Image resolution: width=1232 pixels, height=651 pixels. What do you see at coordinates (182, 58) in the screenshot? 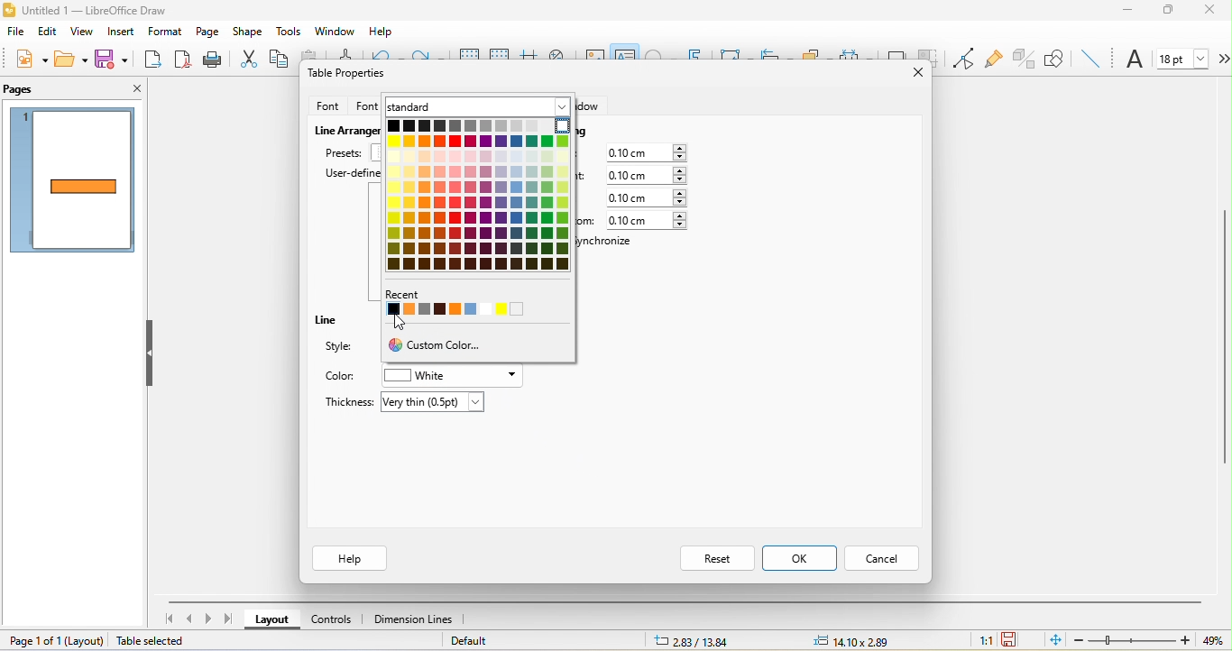
I see `export directly as pdf` at bounding box center [182, 58].